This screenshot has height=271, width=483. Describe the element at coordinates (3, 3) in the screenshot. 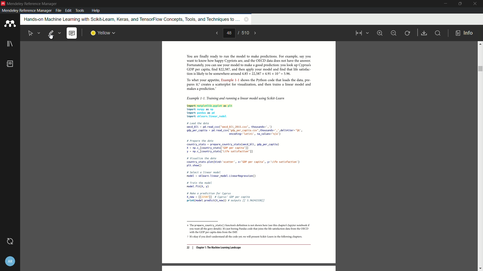

I see `app icon` at that location.